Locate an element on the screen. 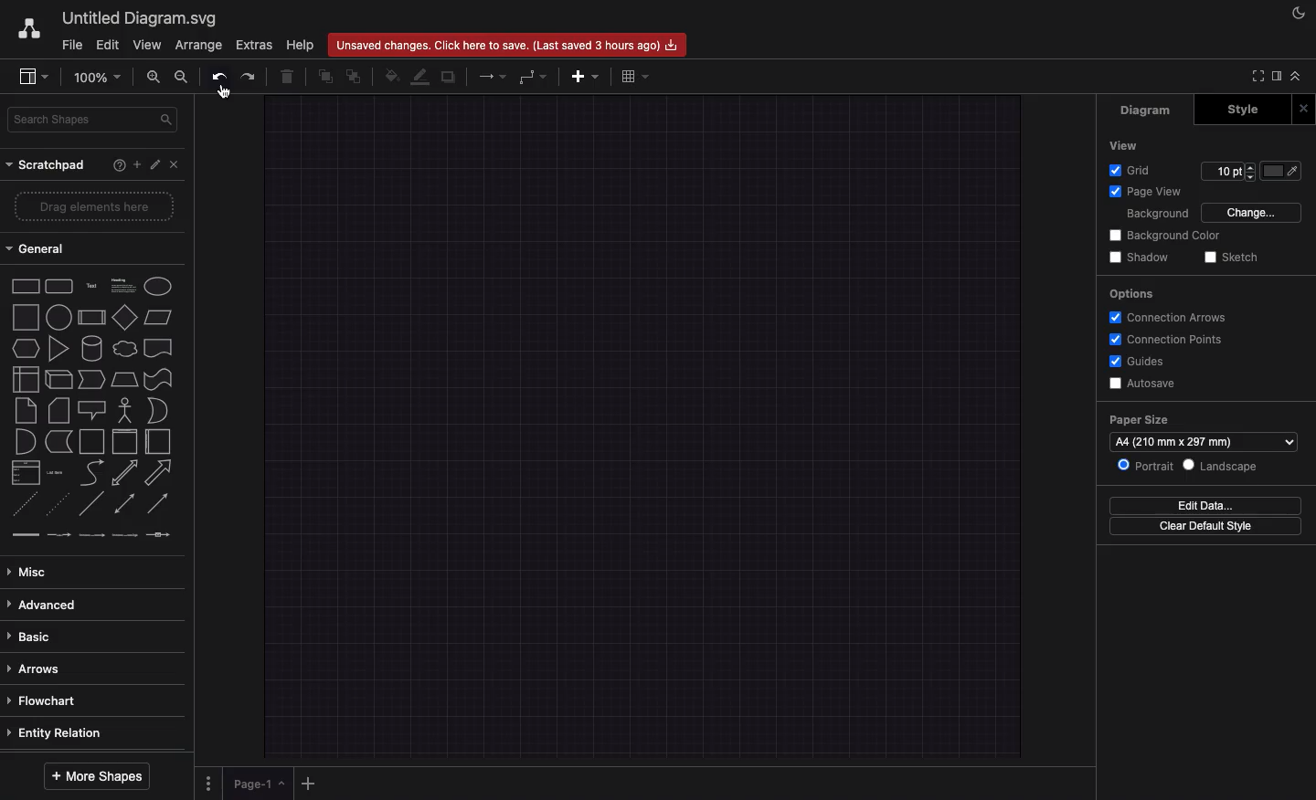 The height and width of the screenshot is (800, 1316). Guides is located at coordinates (1141, 362).